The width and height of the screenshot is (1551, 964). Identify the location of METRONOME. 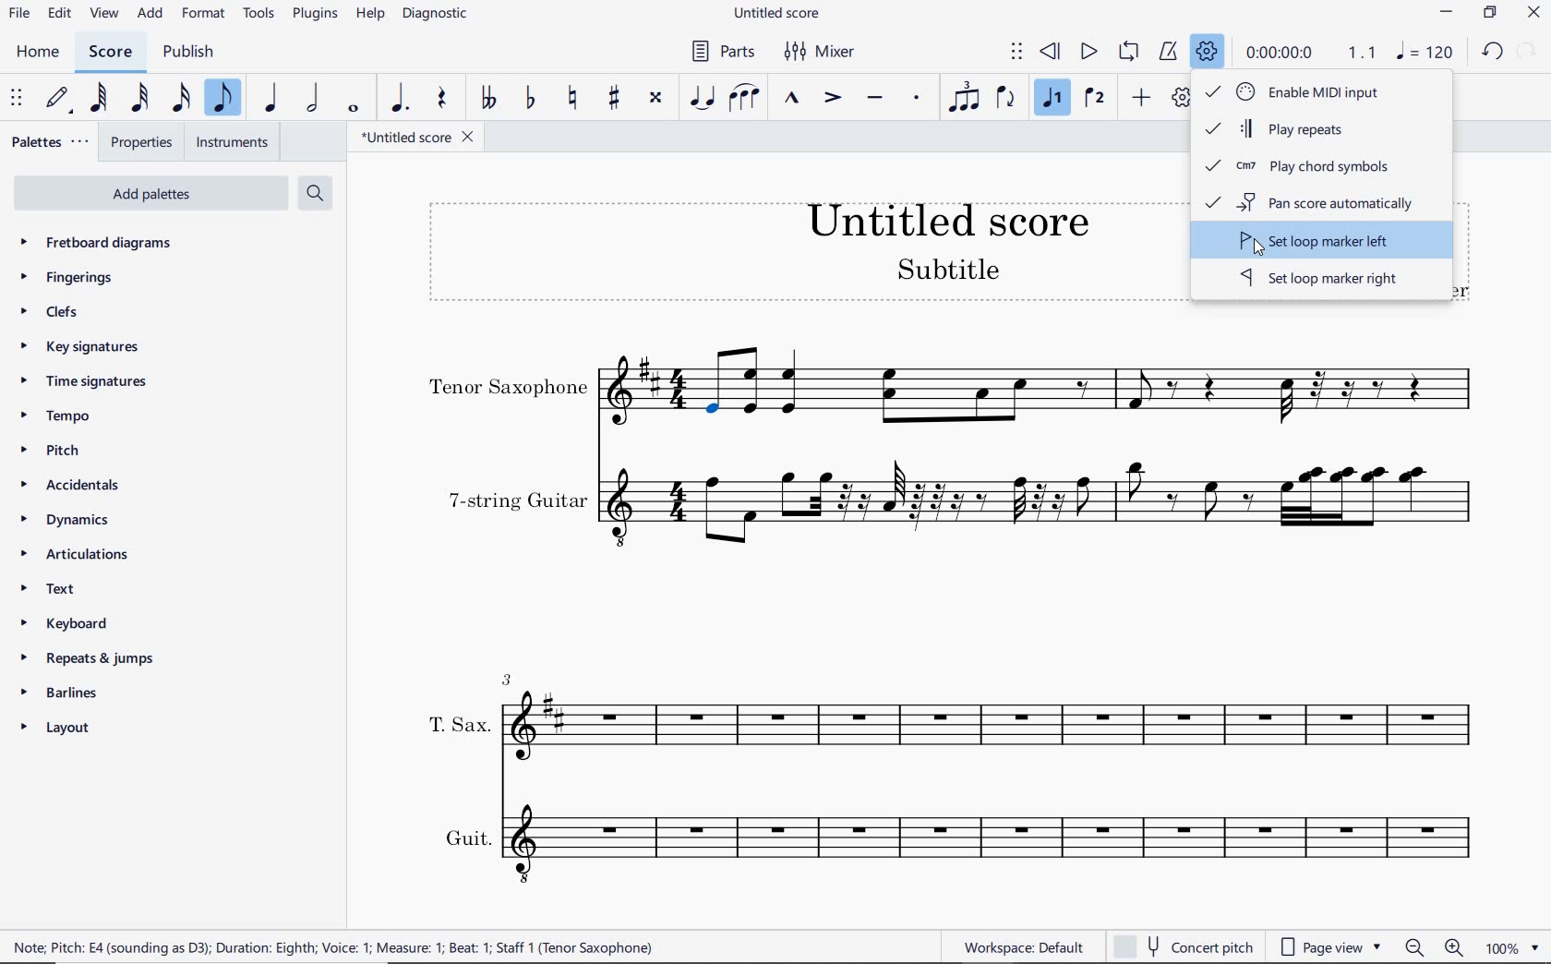
(1168, 50).